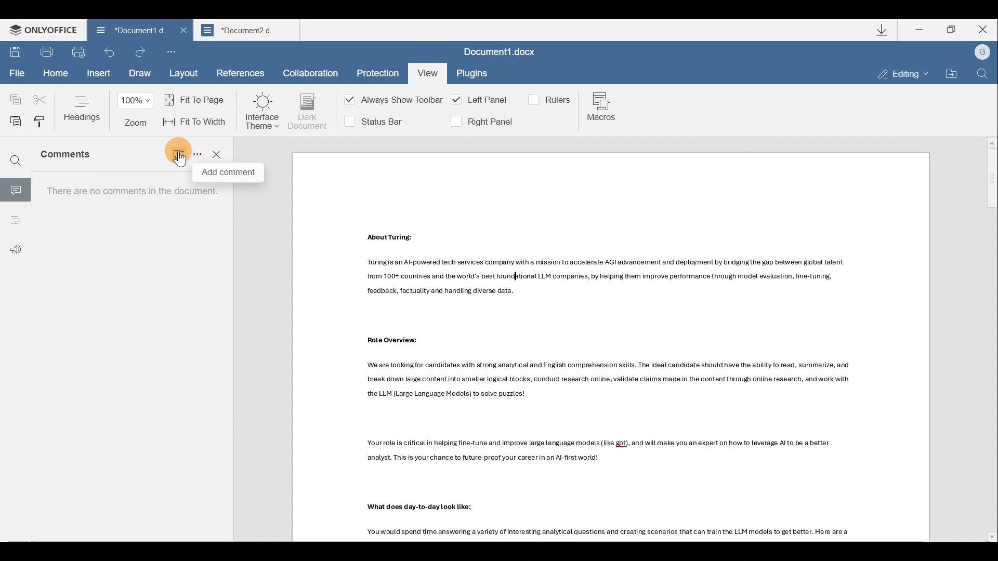 The width and height of the screenshot is (998, 561). I want to click on Find, so click(982, 74).